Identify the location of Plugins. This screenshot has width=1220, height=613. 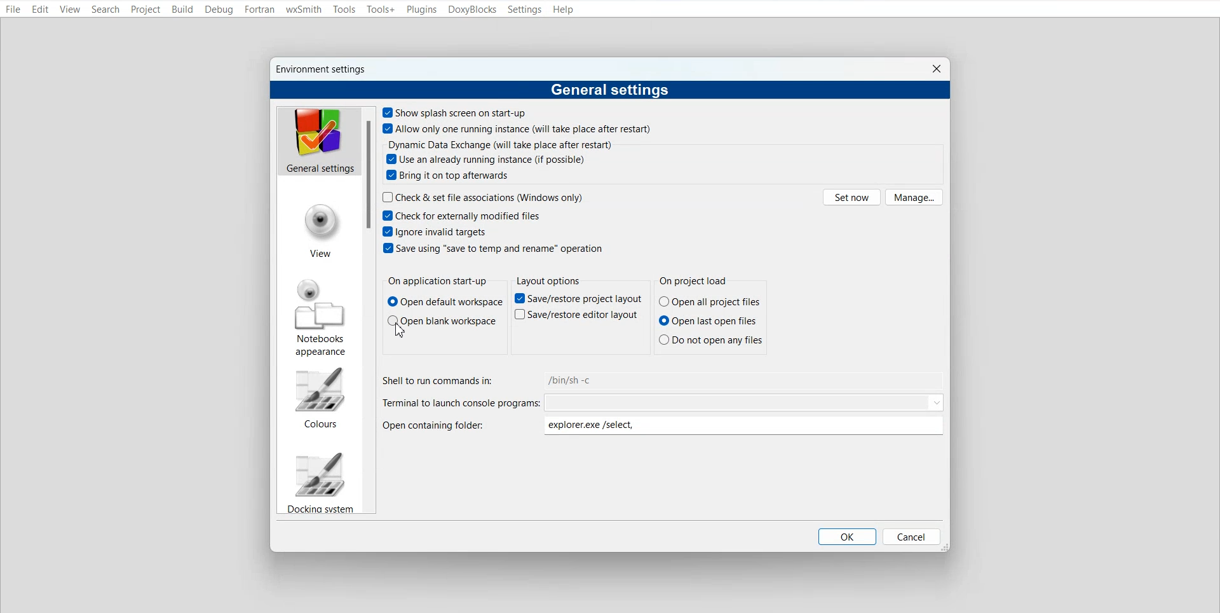
(421, 10).